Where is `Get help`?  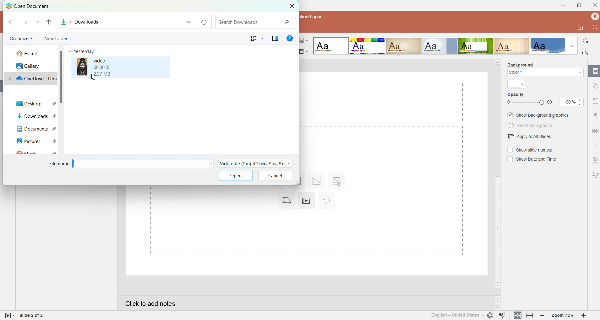
Get help is located at coordinates (290, 38).